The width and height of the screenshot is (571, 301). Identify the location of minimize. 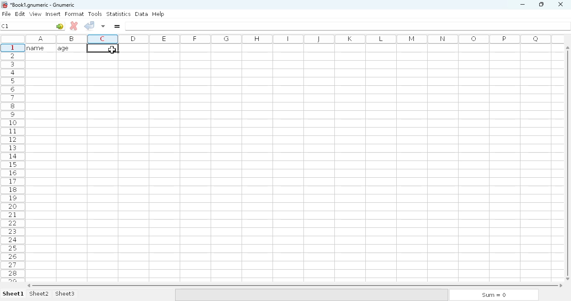
(522, 5).